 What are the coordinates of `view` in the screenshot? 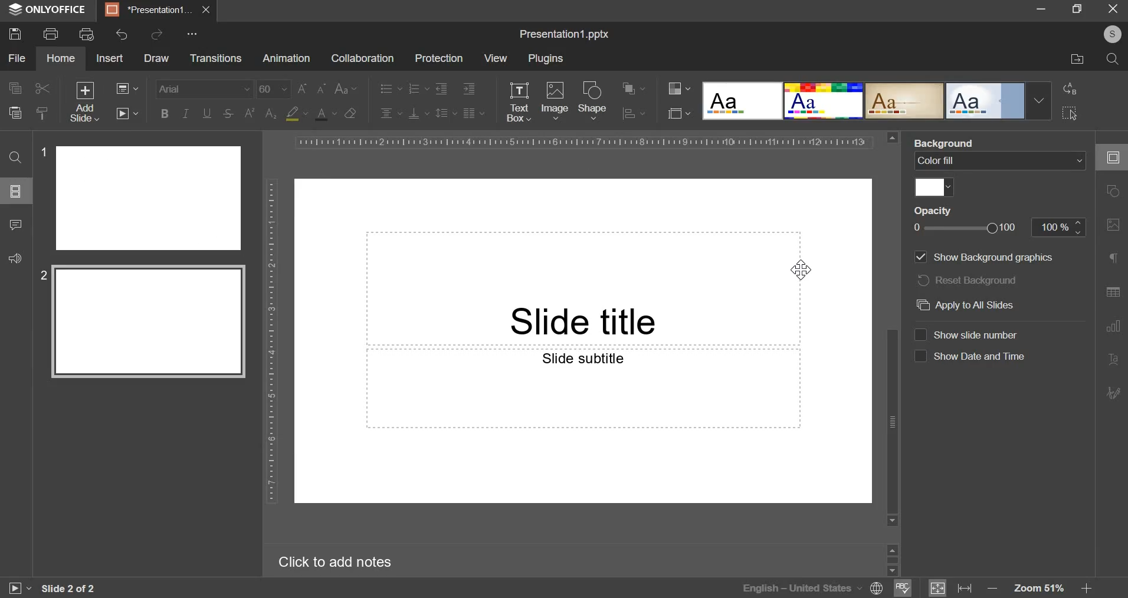 It's located at (495, 58).